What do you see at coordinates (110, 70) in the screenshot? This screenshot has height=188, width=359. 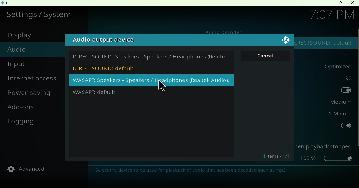 I see `DircectSound: default` at bounding box center [110, 70].